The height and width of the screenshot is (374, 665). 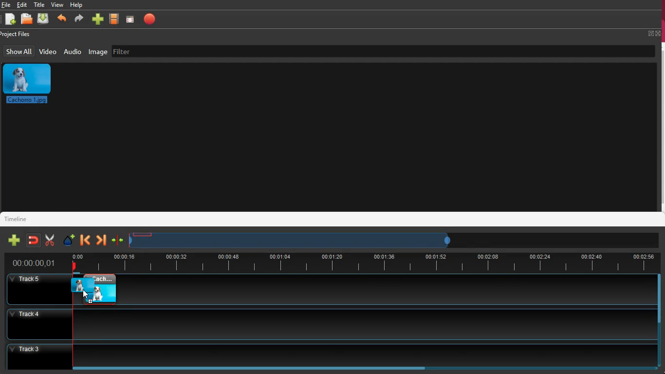 I want to click on record, so click(x=150, y=19).